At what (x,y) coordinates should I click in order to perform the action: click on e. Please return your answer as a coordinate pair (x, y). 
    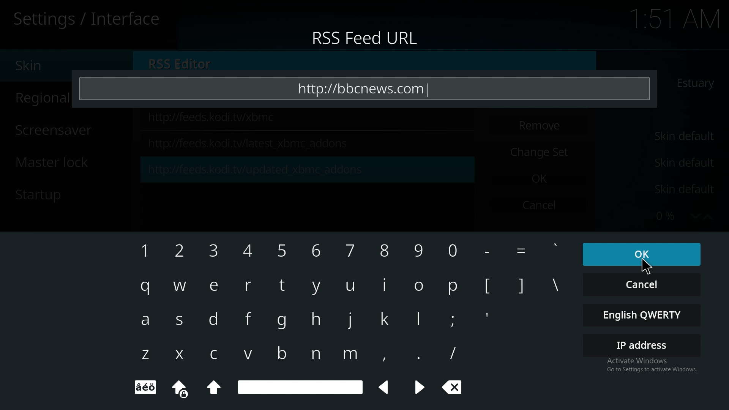
    Looking at the image, I should click on (218, 287).